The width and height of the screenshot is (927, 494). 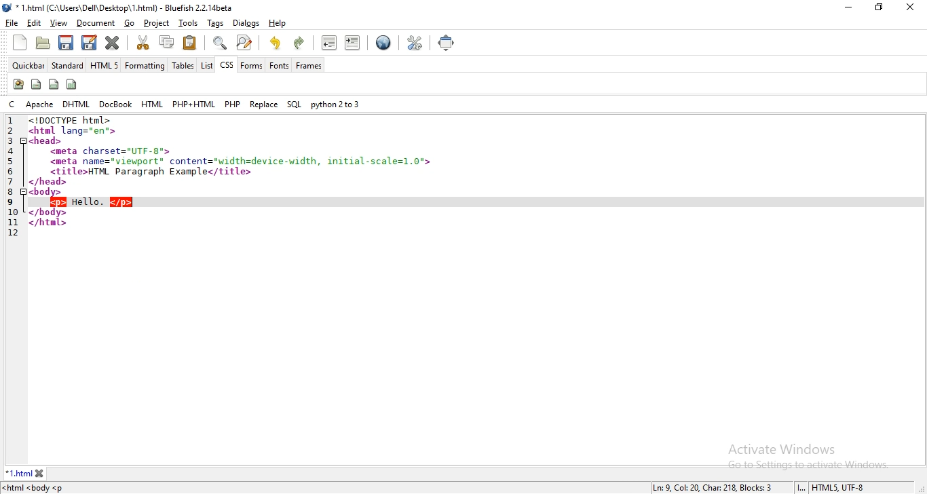 What do you see at coordinates (113, 43) in the screenshot?
I see `close current file` at bounding box center [113, 43].